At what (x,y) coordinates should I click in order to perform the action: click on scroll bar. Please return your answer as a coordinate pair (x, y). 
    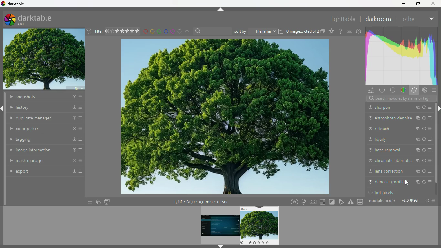
    Looking at the image, I should click on (438, 158).